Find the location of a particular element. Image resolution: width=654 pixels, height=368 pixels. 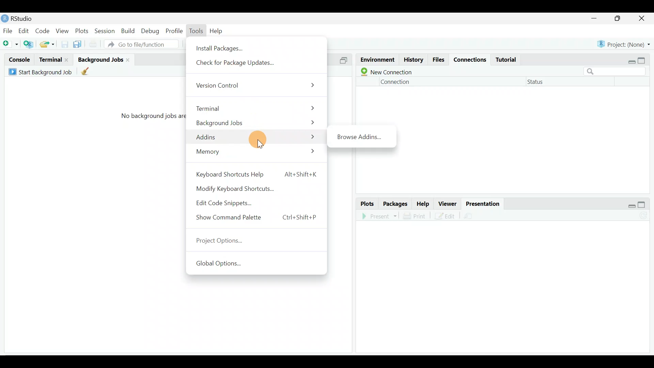

maximize is located at coordinates (643, 203).